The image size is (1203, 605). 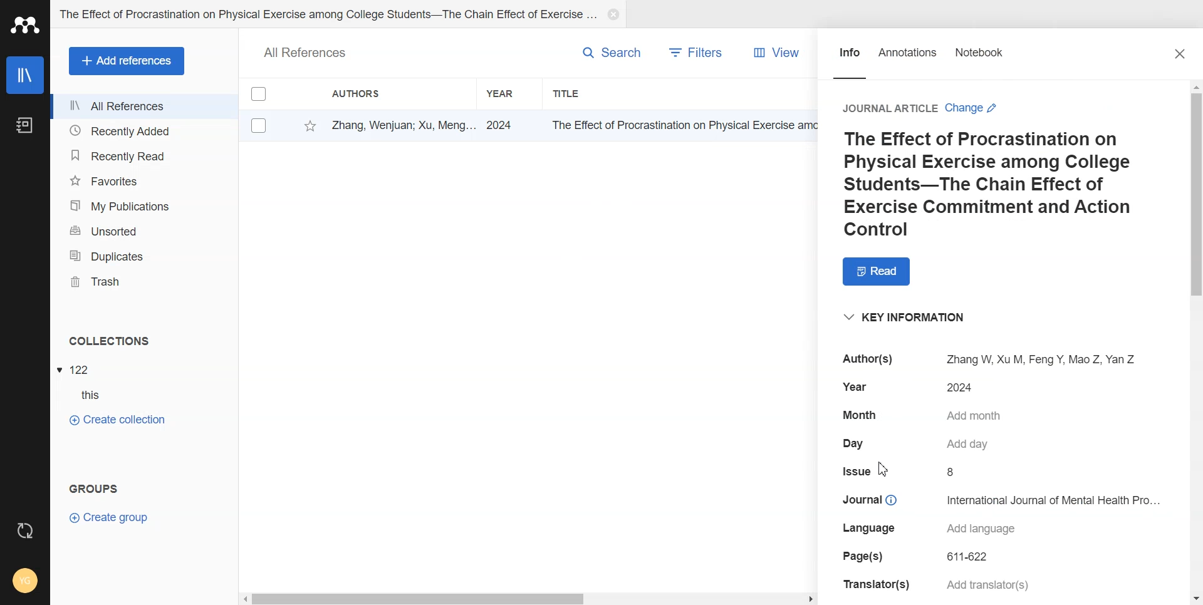 What do you see at coordinates (24, 75) in the screenshot?
I see `Library` at bounding box center [24, 75].